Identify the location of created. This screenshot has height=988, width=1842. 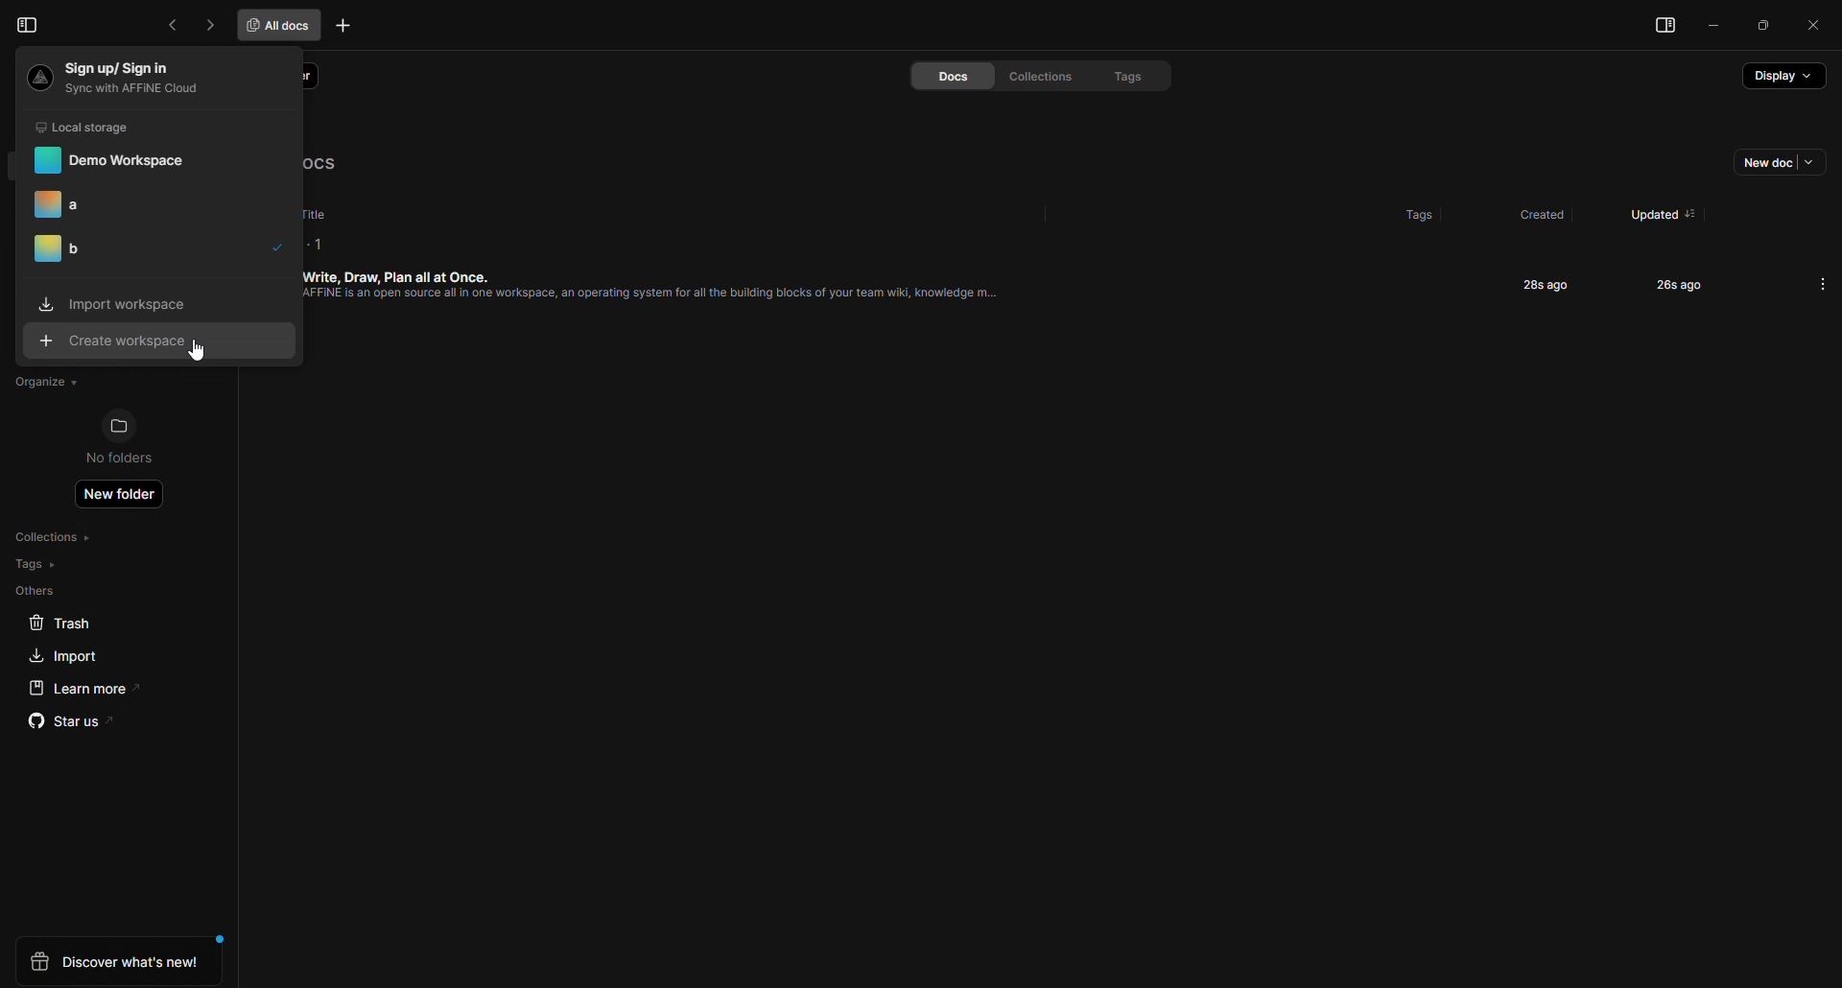
(1537, 215).